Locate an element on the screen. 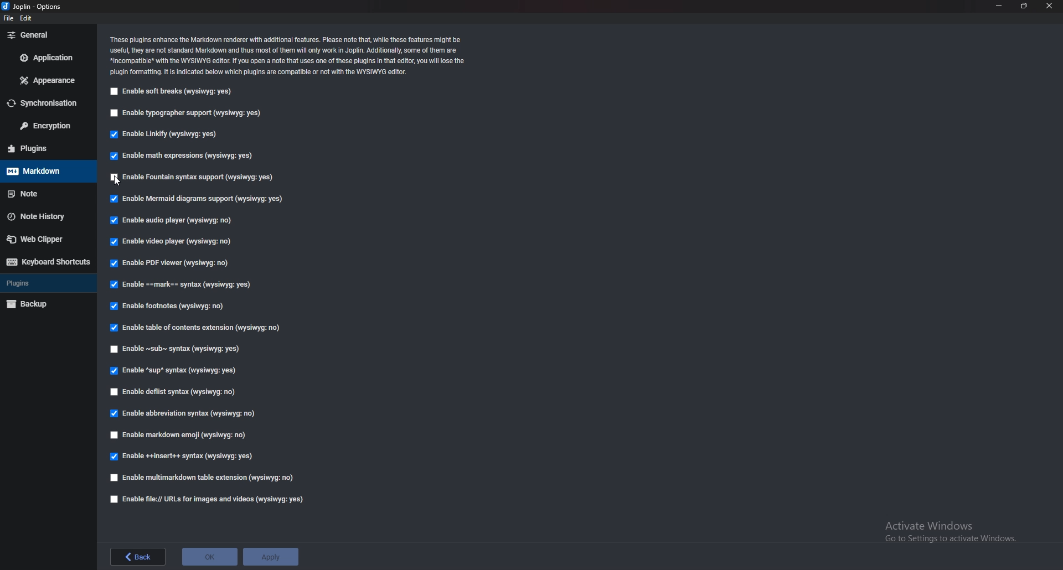  Enable linkify is located at coordinates (166, 134).